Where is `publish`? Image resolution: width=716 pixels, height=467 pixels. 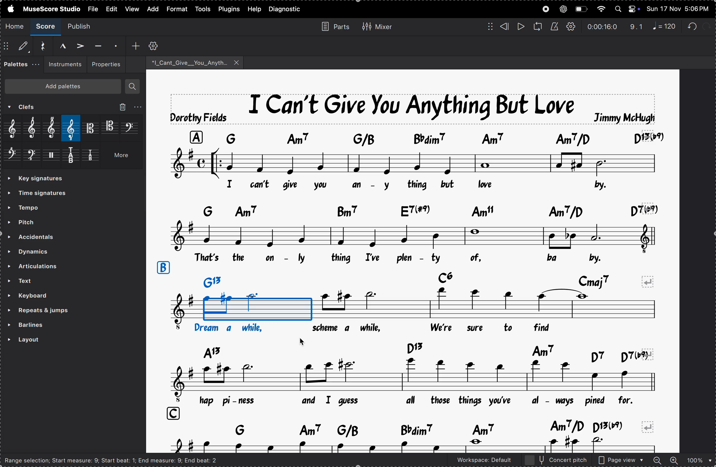 publish is located at coordinates (83, 26).